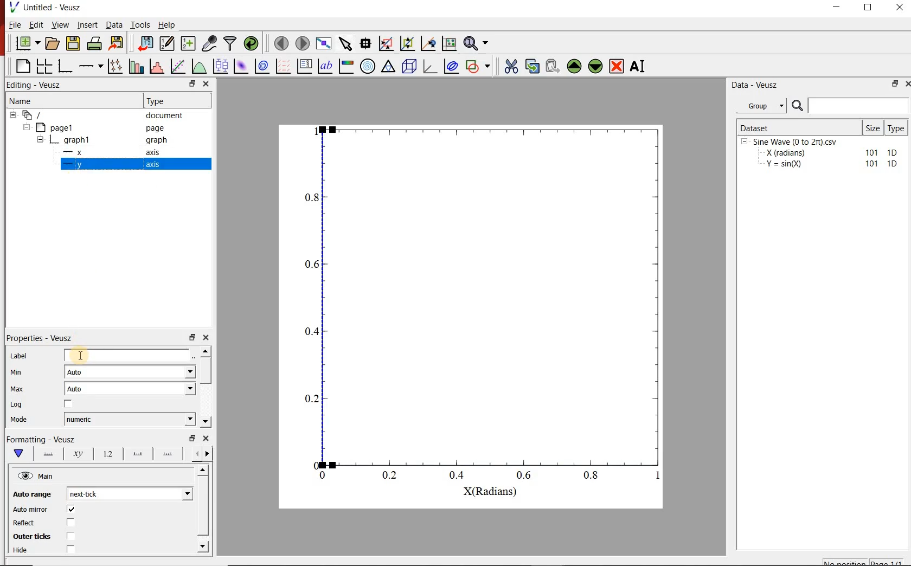 Image resolution: width=911 pixels, height=566 pixels. I want to click on Insert, so click(88, 24).